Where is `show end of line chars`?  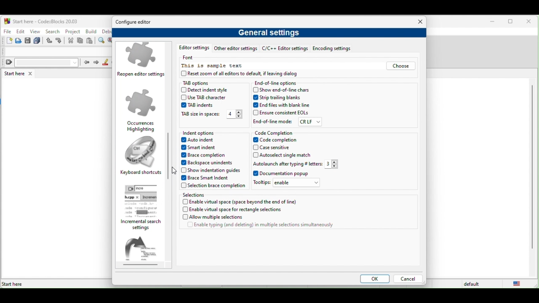
show end of line chars is located at coordinates (283, 90).